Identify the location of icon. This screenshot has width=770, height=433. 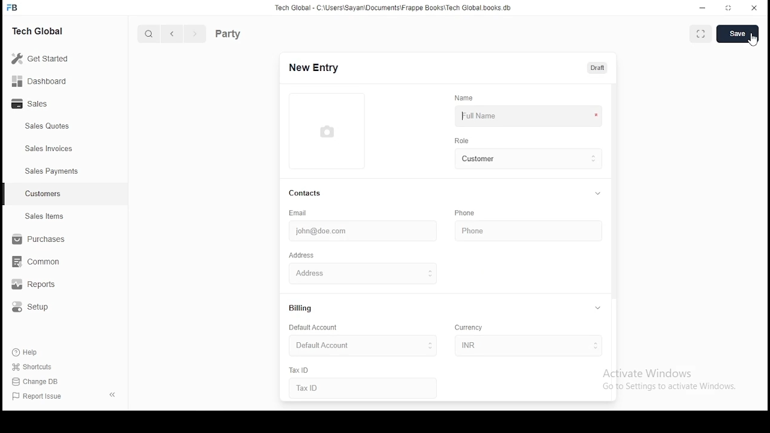
(14, 7).